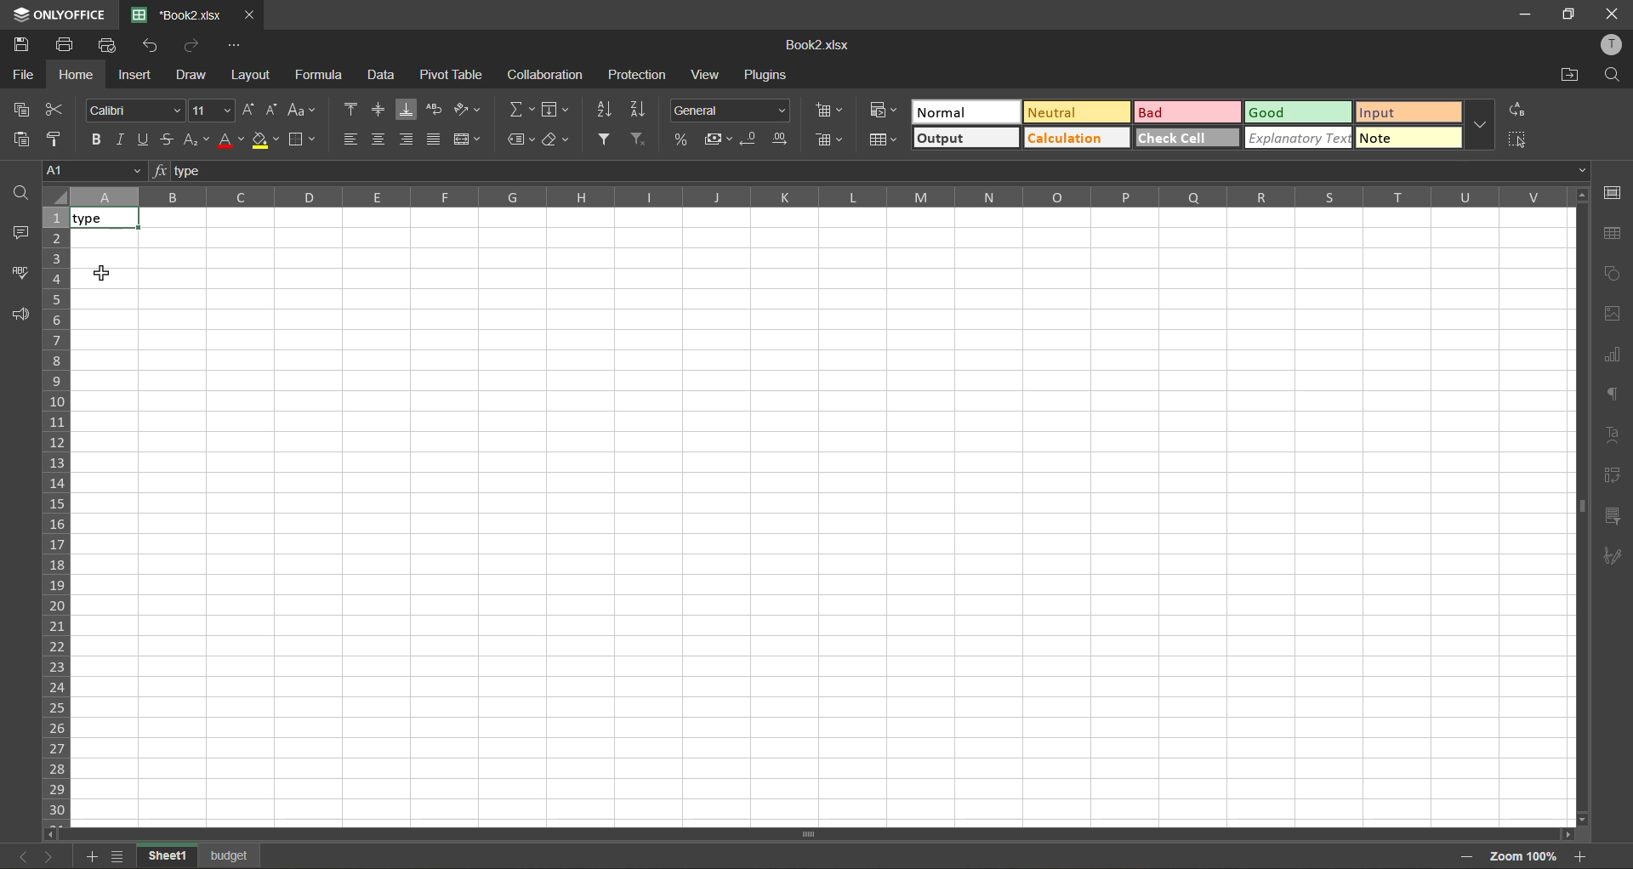  I want to click on data, so click(381, 77).